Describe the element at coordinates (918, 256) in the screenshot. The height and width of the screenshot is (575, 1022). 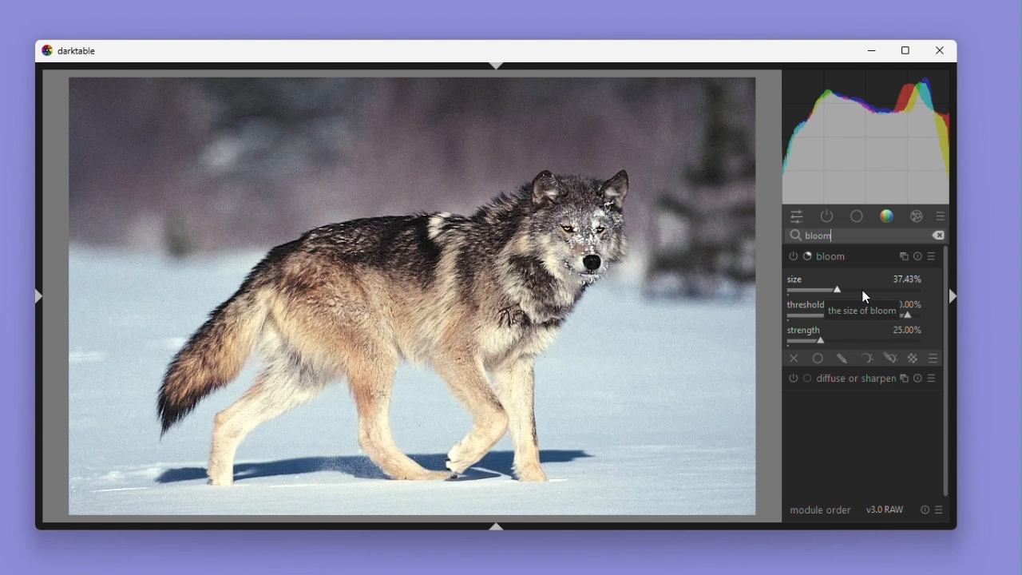
I see `Reset` at that location.